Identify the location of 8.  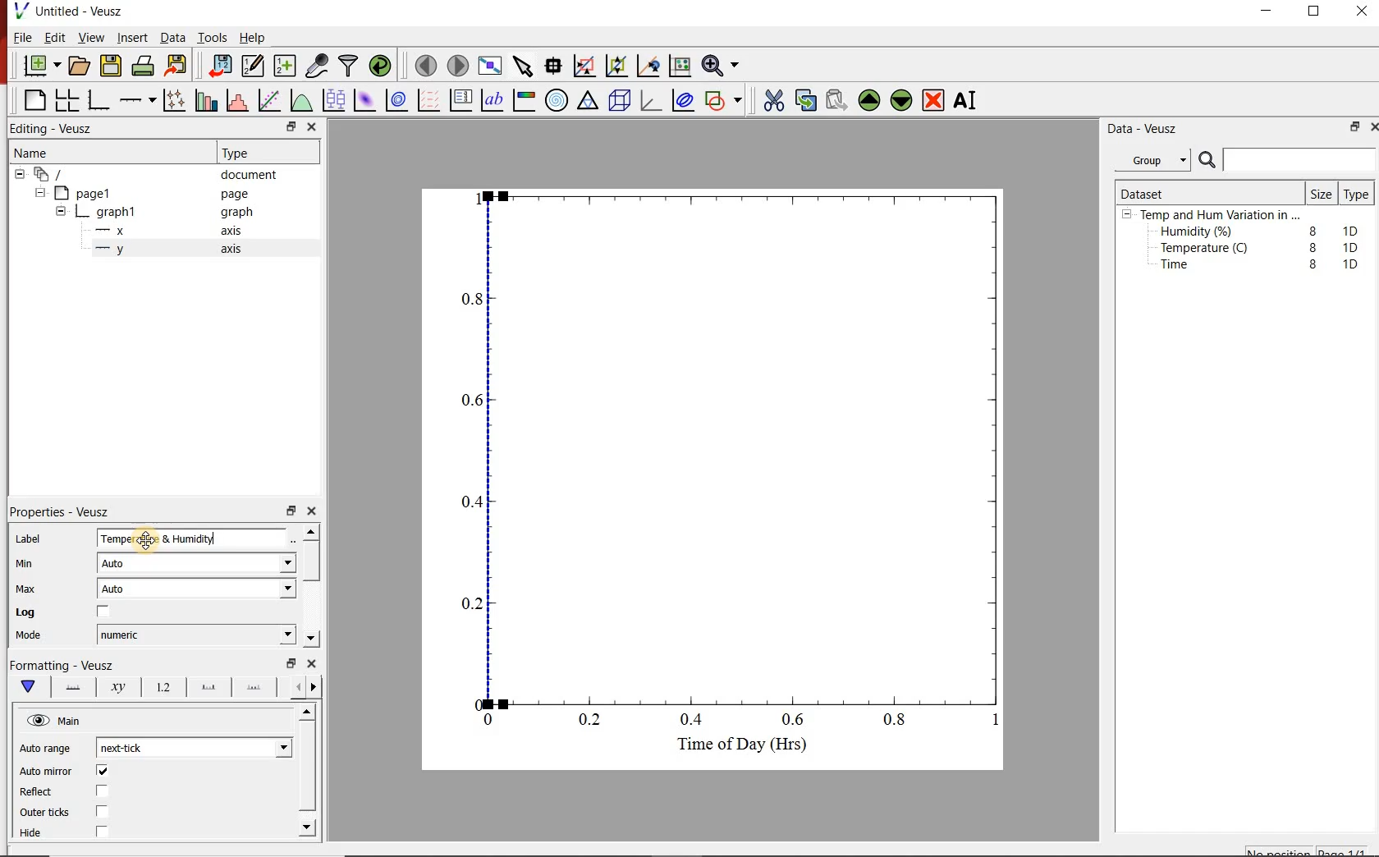
(1313, 264).